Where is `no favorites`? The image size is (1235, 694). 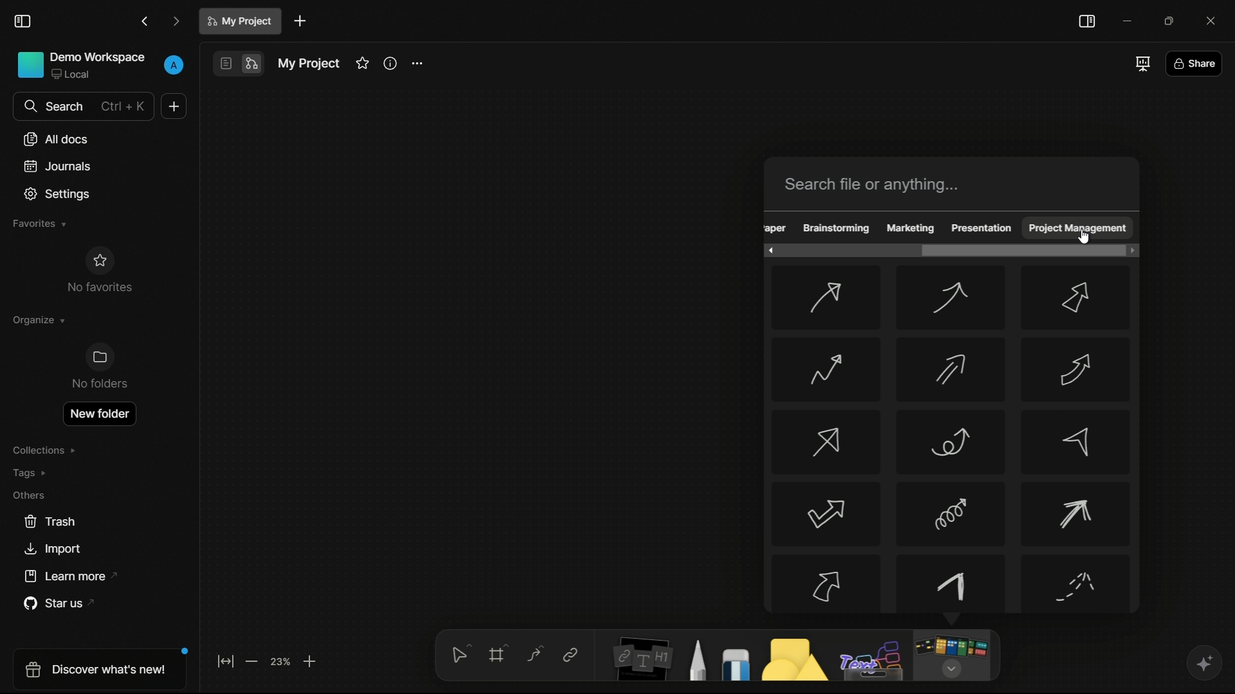 no favorites is located at coordinates (98, 269).